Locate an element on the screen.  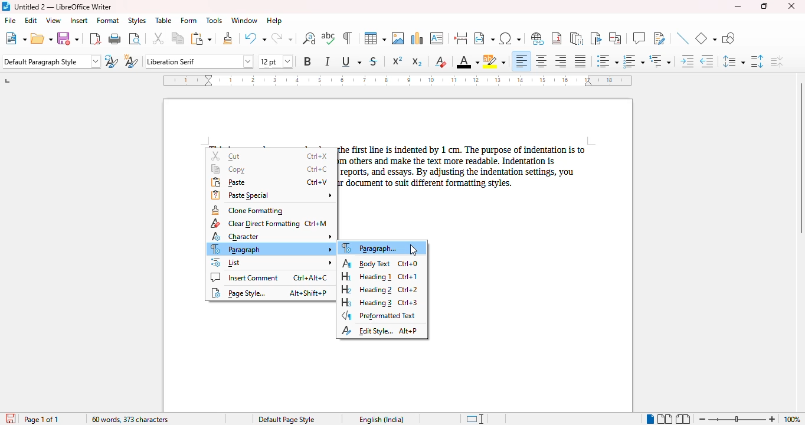
insert hyperlink is located at coordinates (538, 39).